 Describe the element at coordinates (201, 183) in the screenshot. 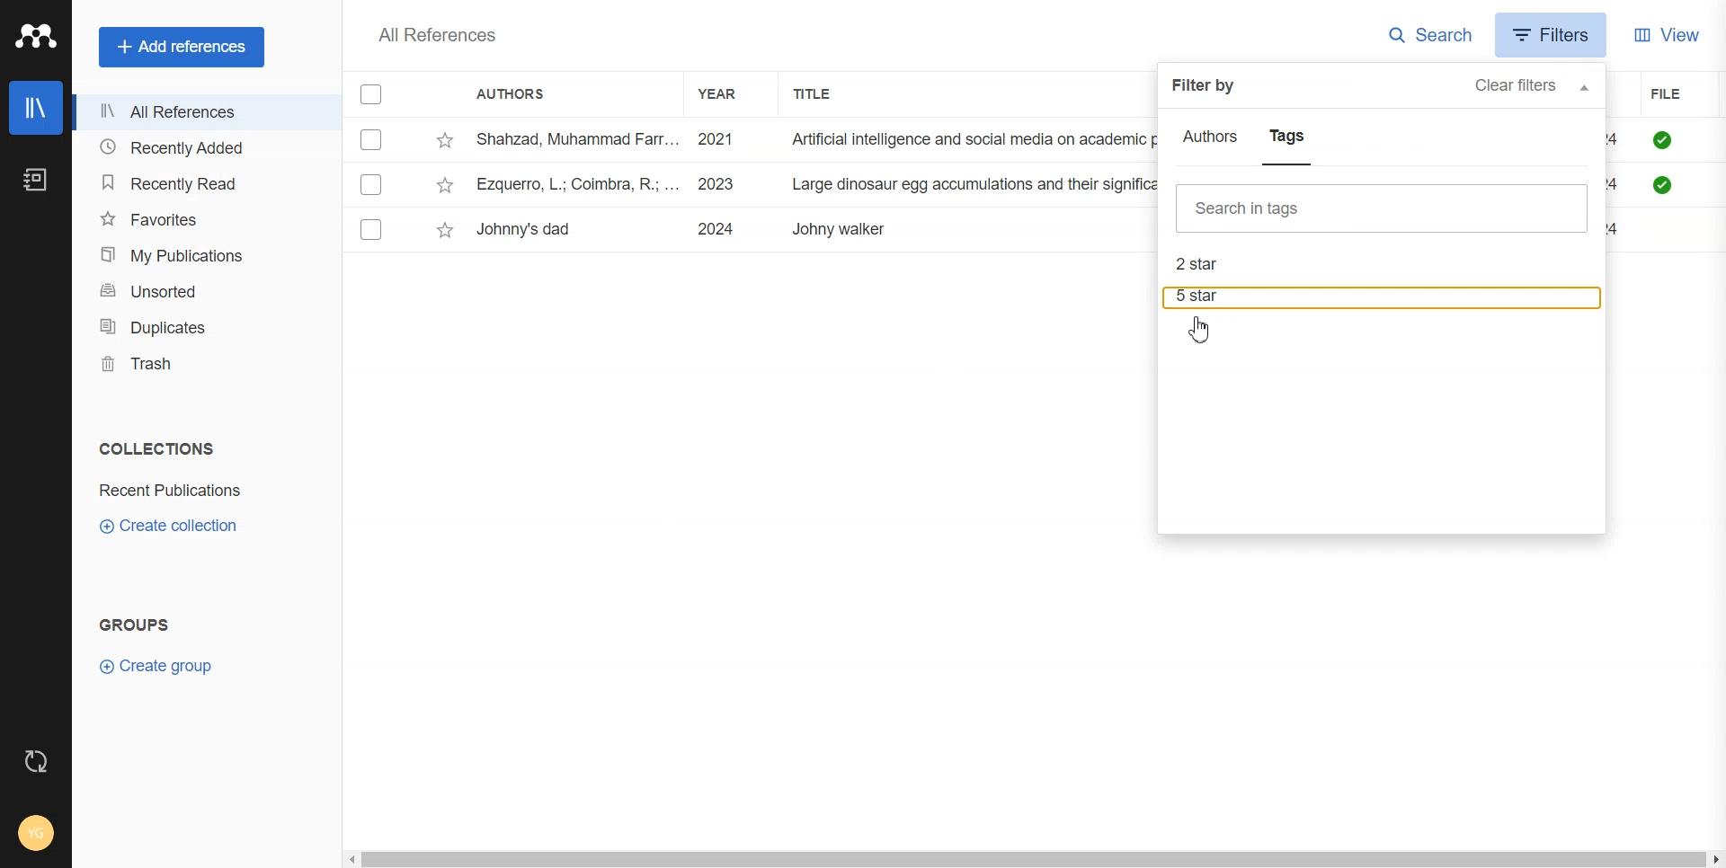

I see `Recently Read` at that location.